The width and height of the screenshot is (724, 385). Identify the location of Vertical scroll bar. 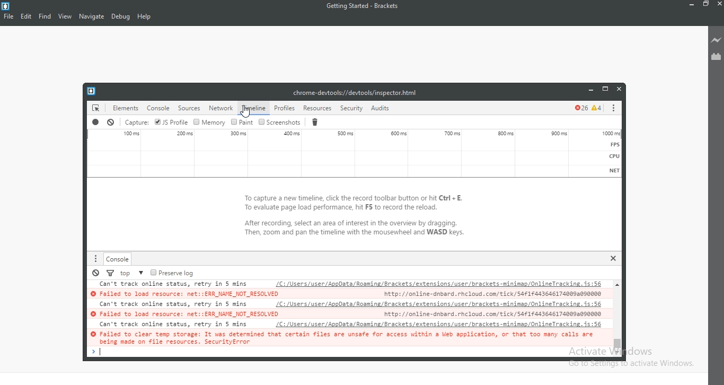
(618, 317).